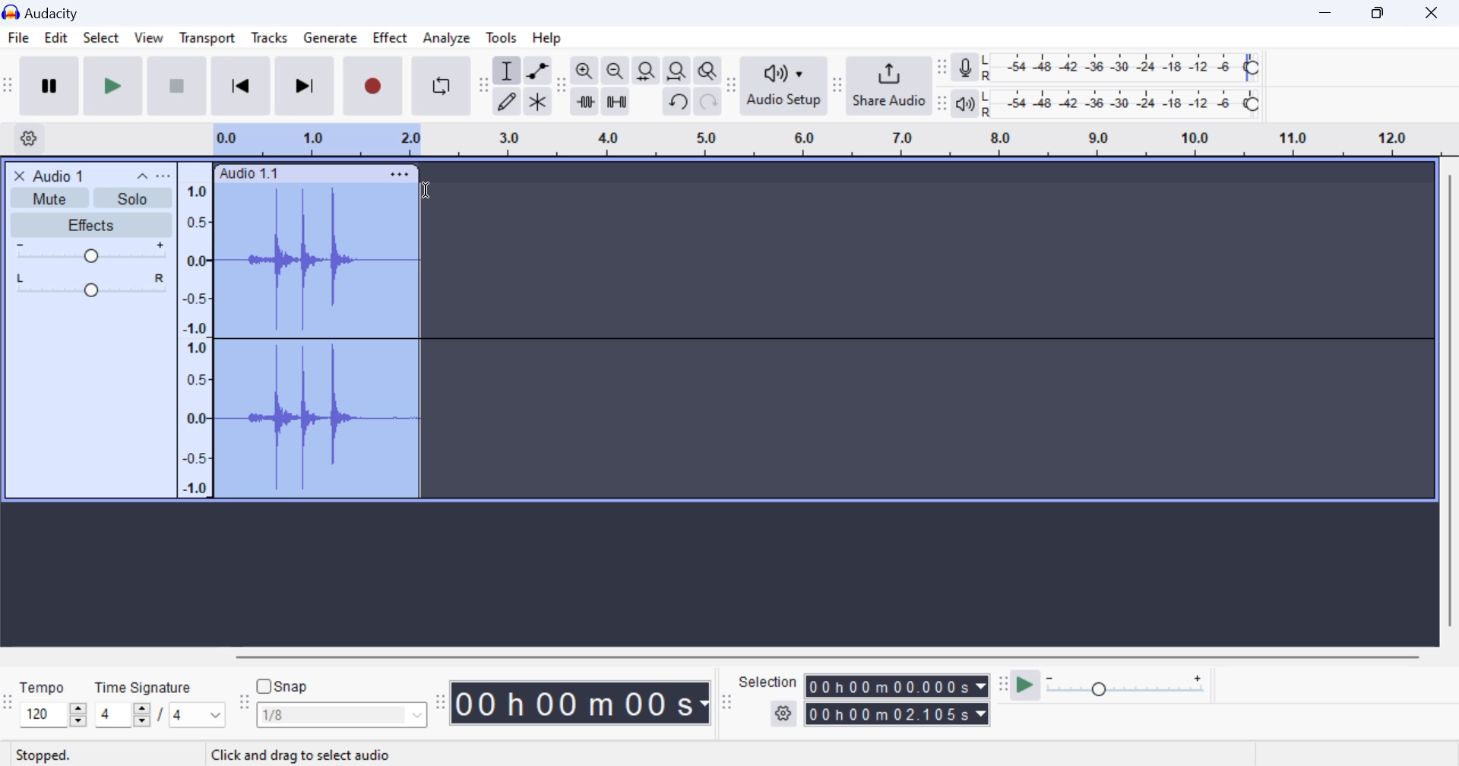 This screenshot has width=1459, height=766. What do you see at coordinates (1435, 11) in the screenshot?
I see `Close Window` at bounding box center [1435, 11].